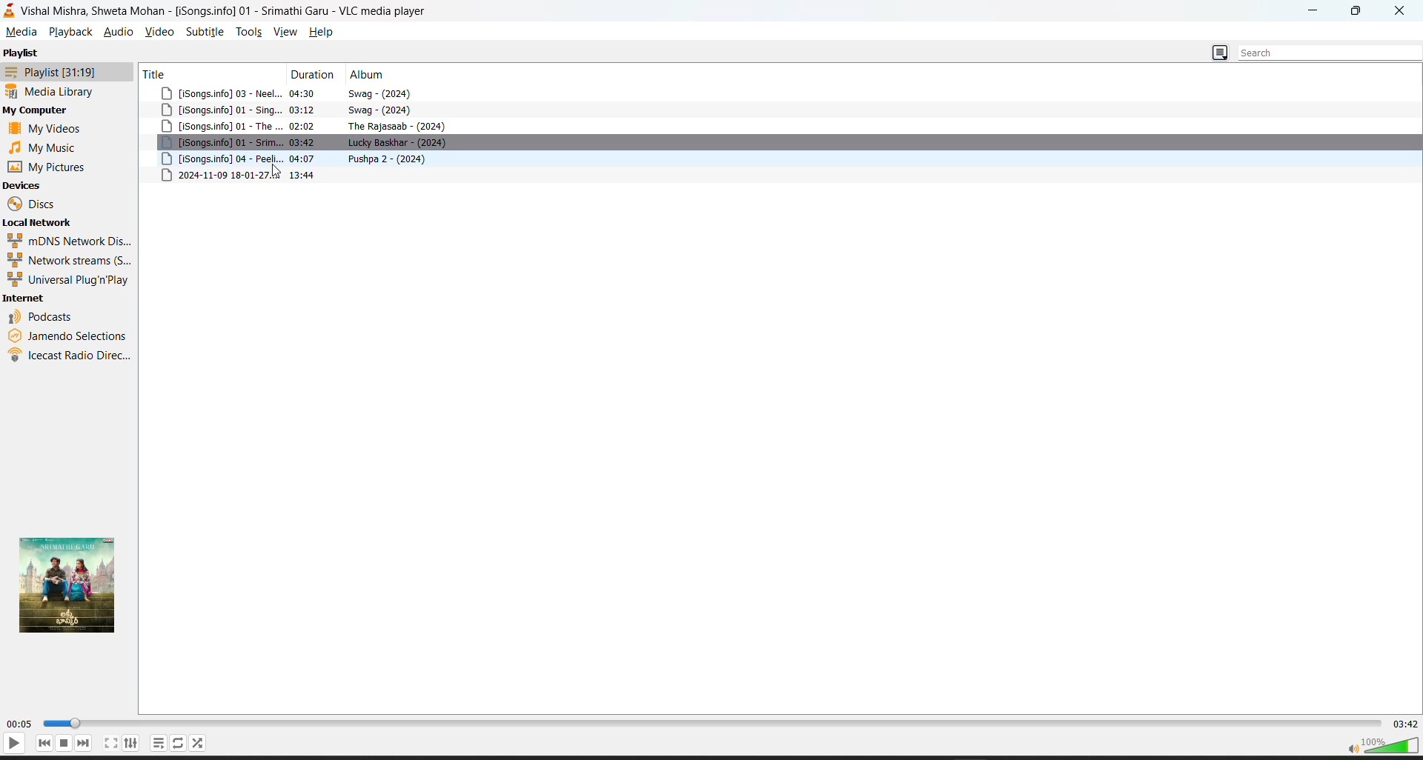 The width and height of the screenshot is (1423, 760). I want to click on songs.info 01-the, so click(220, 127).